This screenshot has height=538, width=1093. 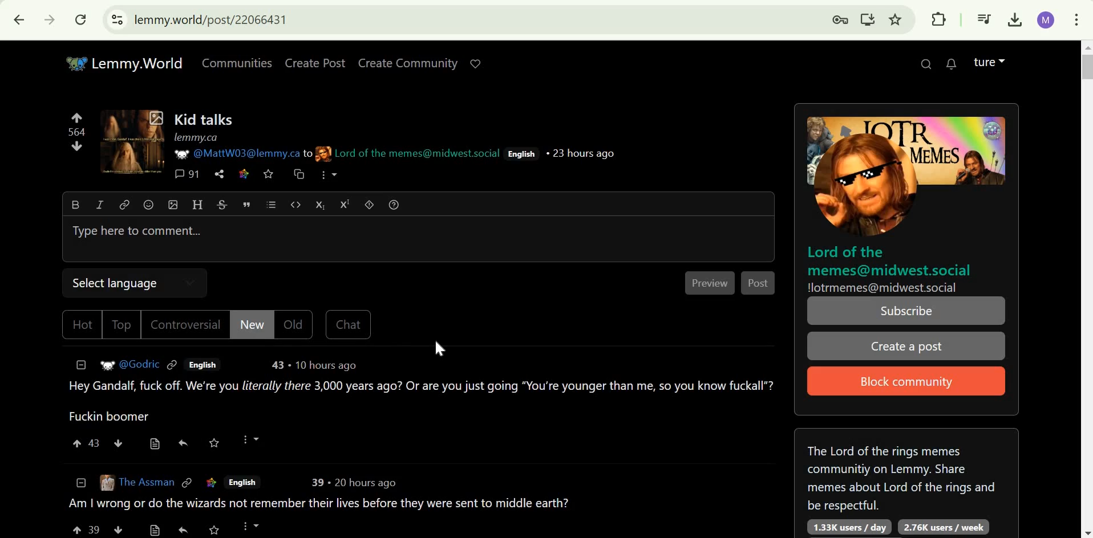 I want to click on upvote, so click(x=76, y=116).